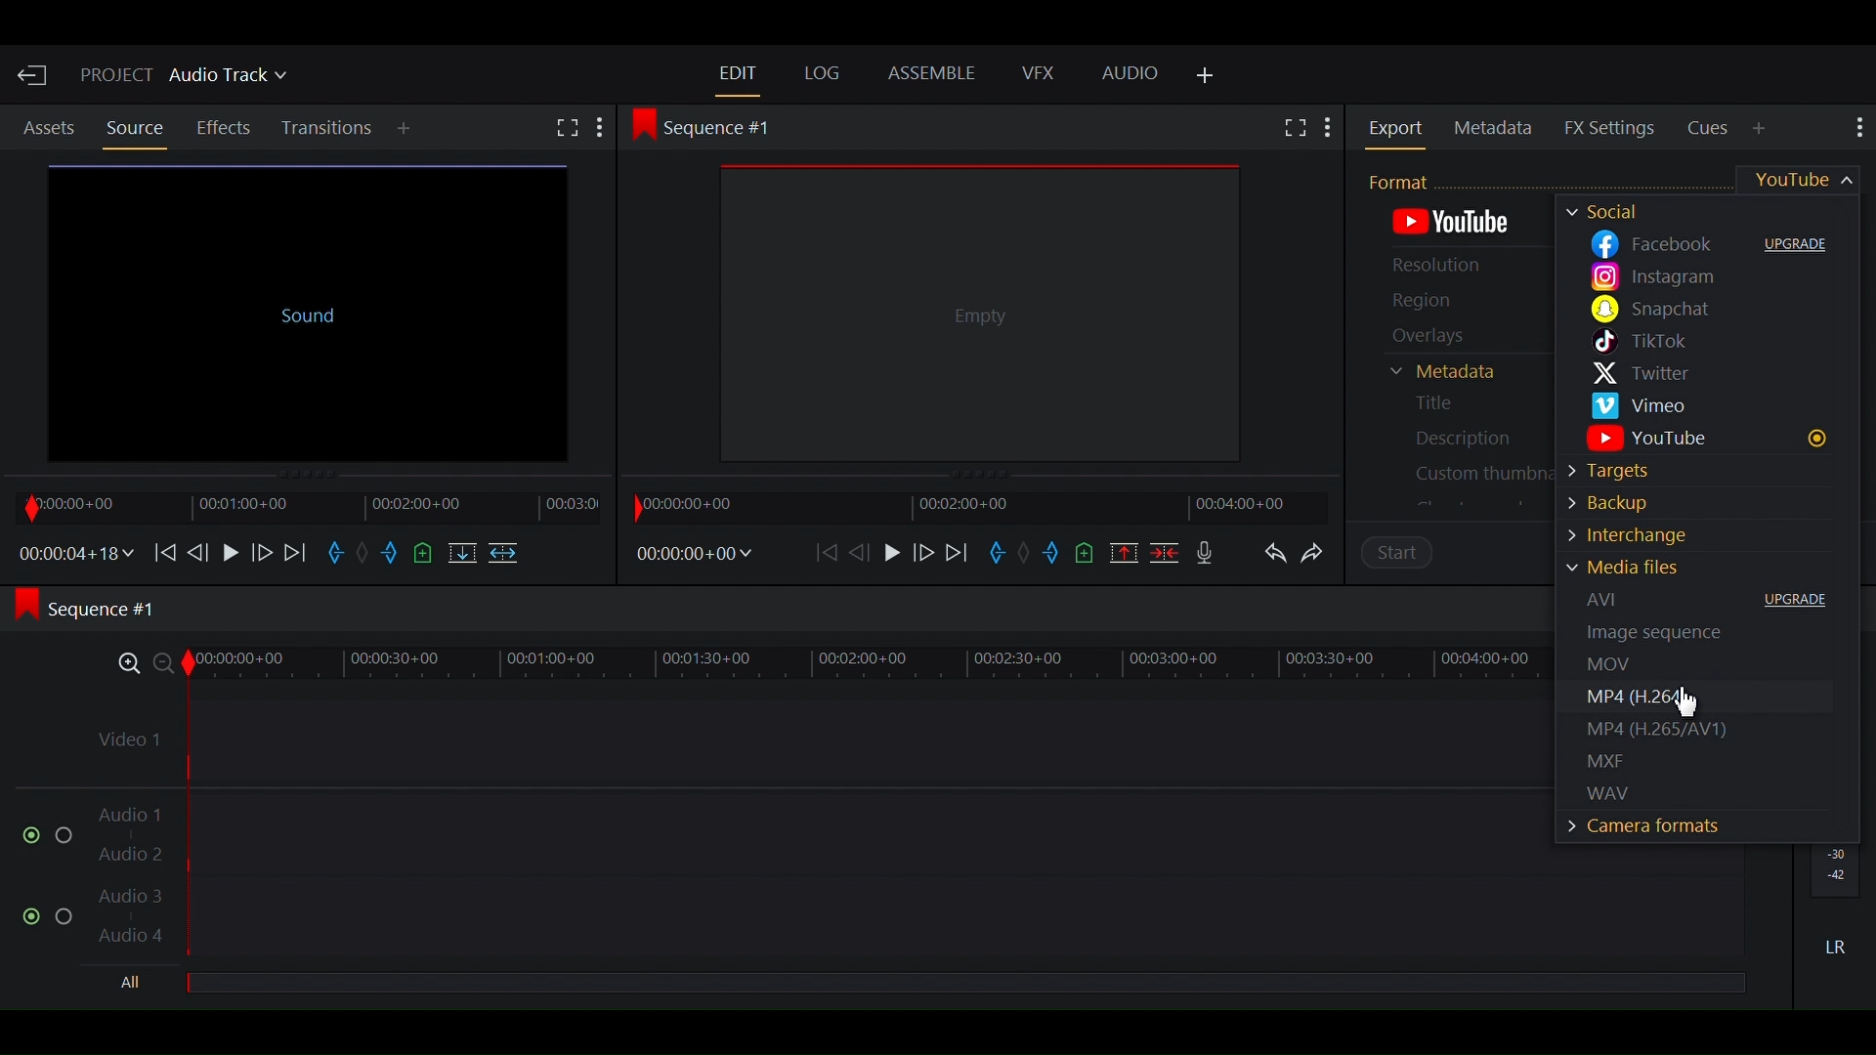  Describe the element at coordinates (1461, 436) in the screenshot. I see `Description` at that location.